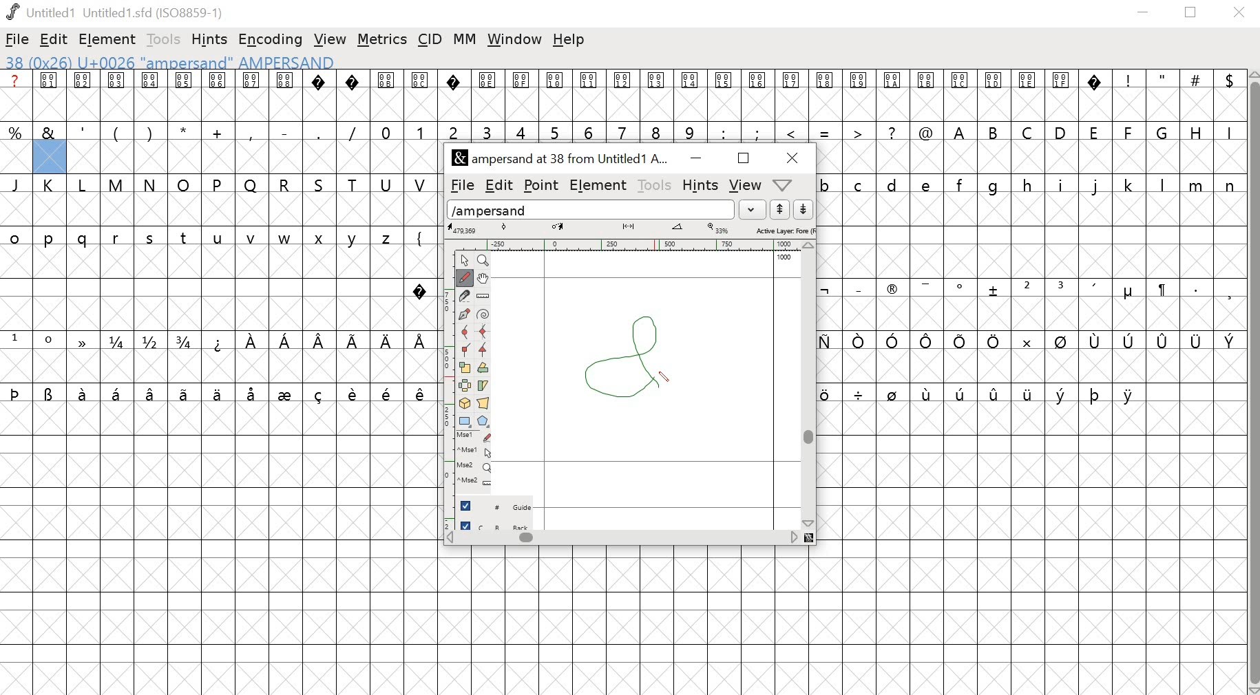 This screenshot has width=1260, height=695. I want to click on ', so click(1096, 289).